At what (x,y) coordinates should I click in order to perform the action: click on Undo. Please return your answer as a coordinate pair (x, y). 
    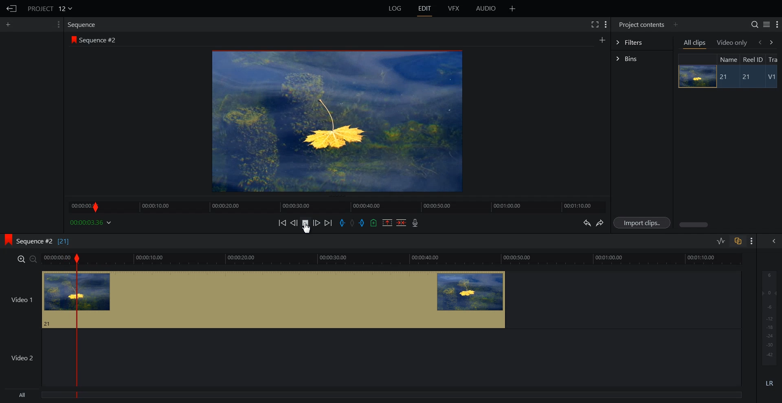
    Looking at the image, I should click on (586, 223).